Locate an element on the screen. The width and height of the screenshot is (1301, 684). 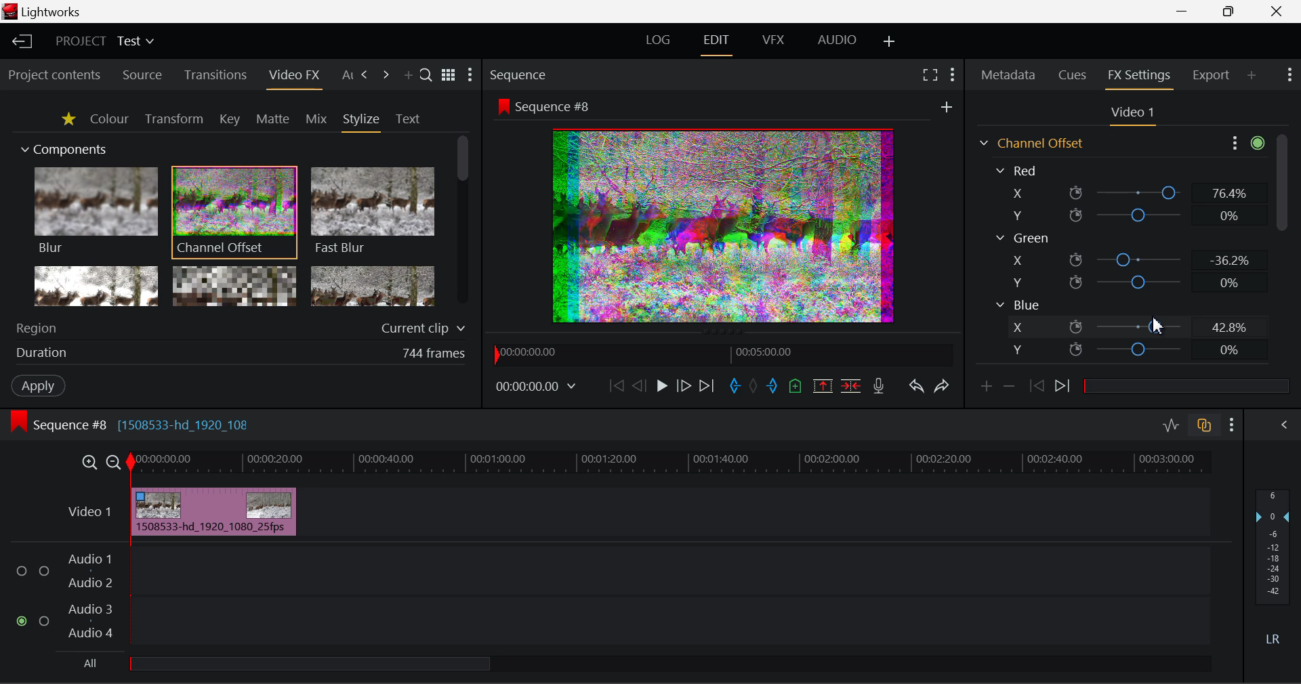
Go Back is located at coordinates (638, 386).